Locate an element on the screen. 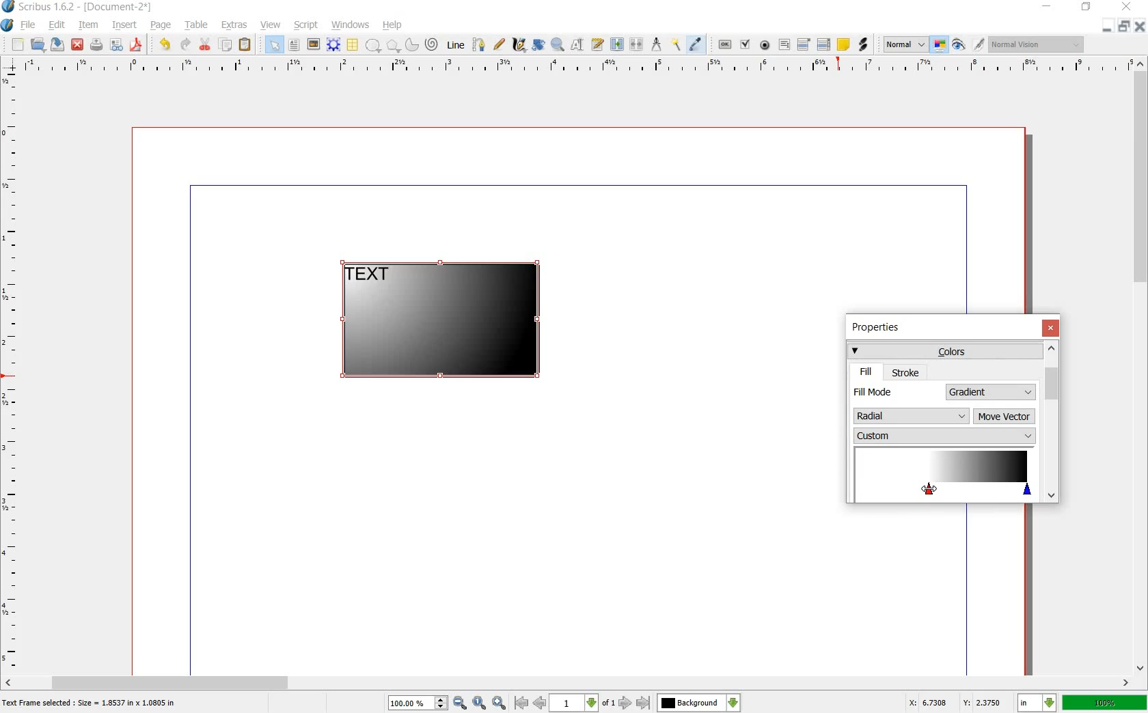  go to previous or first page is located at coordinates (529, 703).